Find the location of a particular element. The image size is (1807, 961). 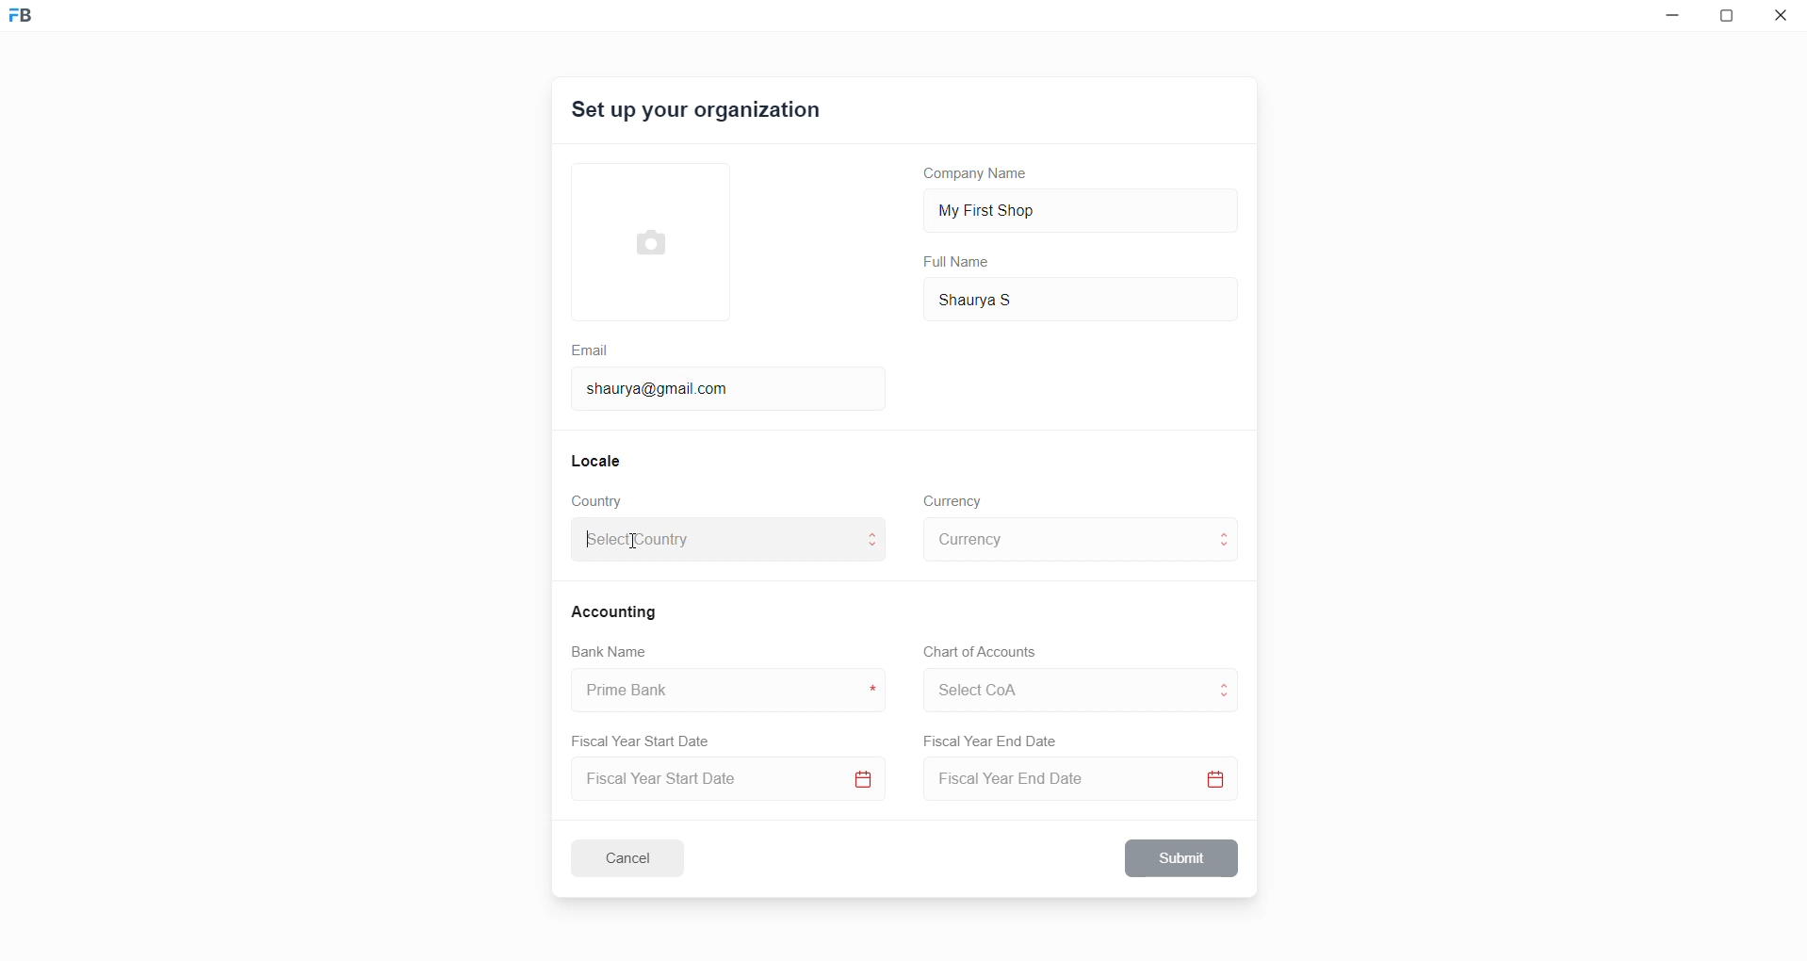

minimize is located at coordinates (1669, 20).